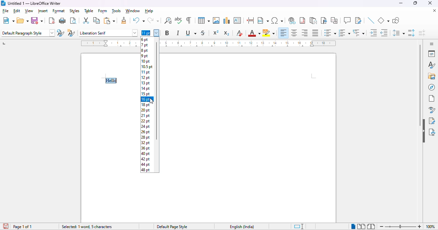 The width and height of the screenshot is (438, 230). What do you see at coordinates (29, 11) in the screenshot?
I see `view` at bounding box center [29, 11].